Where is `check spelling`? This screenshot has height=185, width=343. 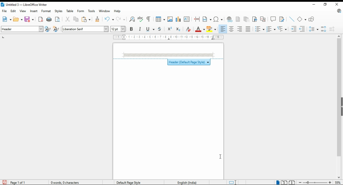
check spelling is located at coordinates (140, 19).